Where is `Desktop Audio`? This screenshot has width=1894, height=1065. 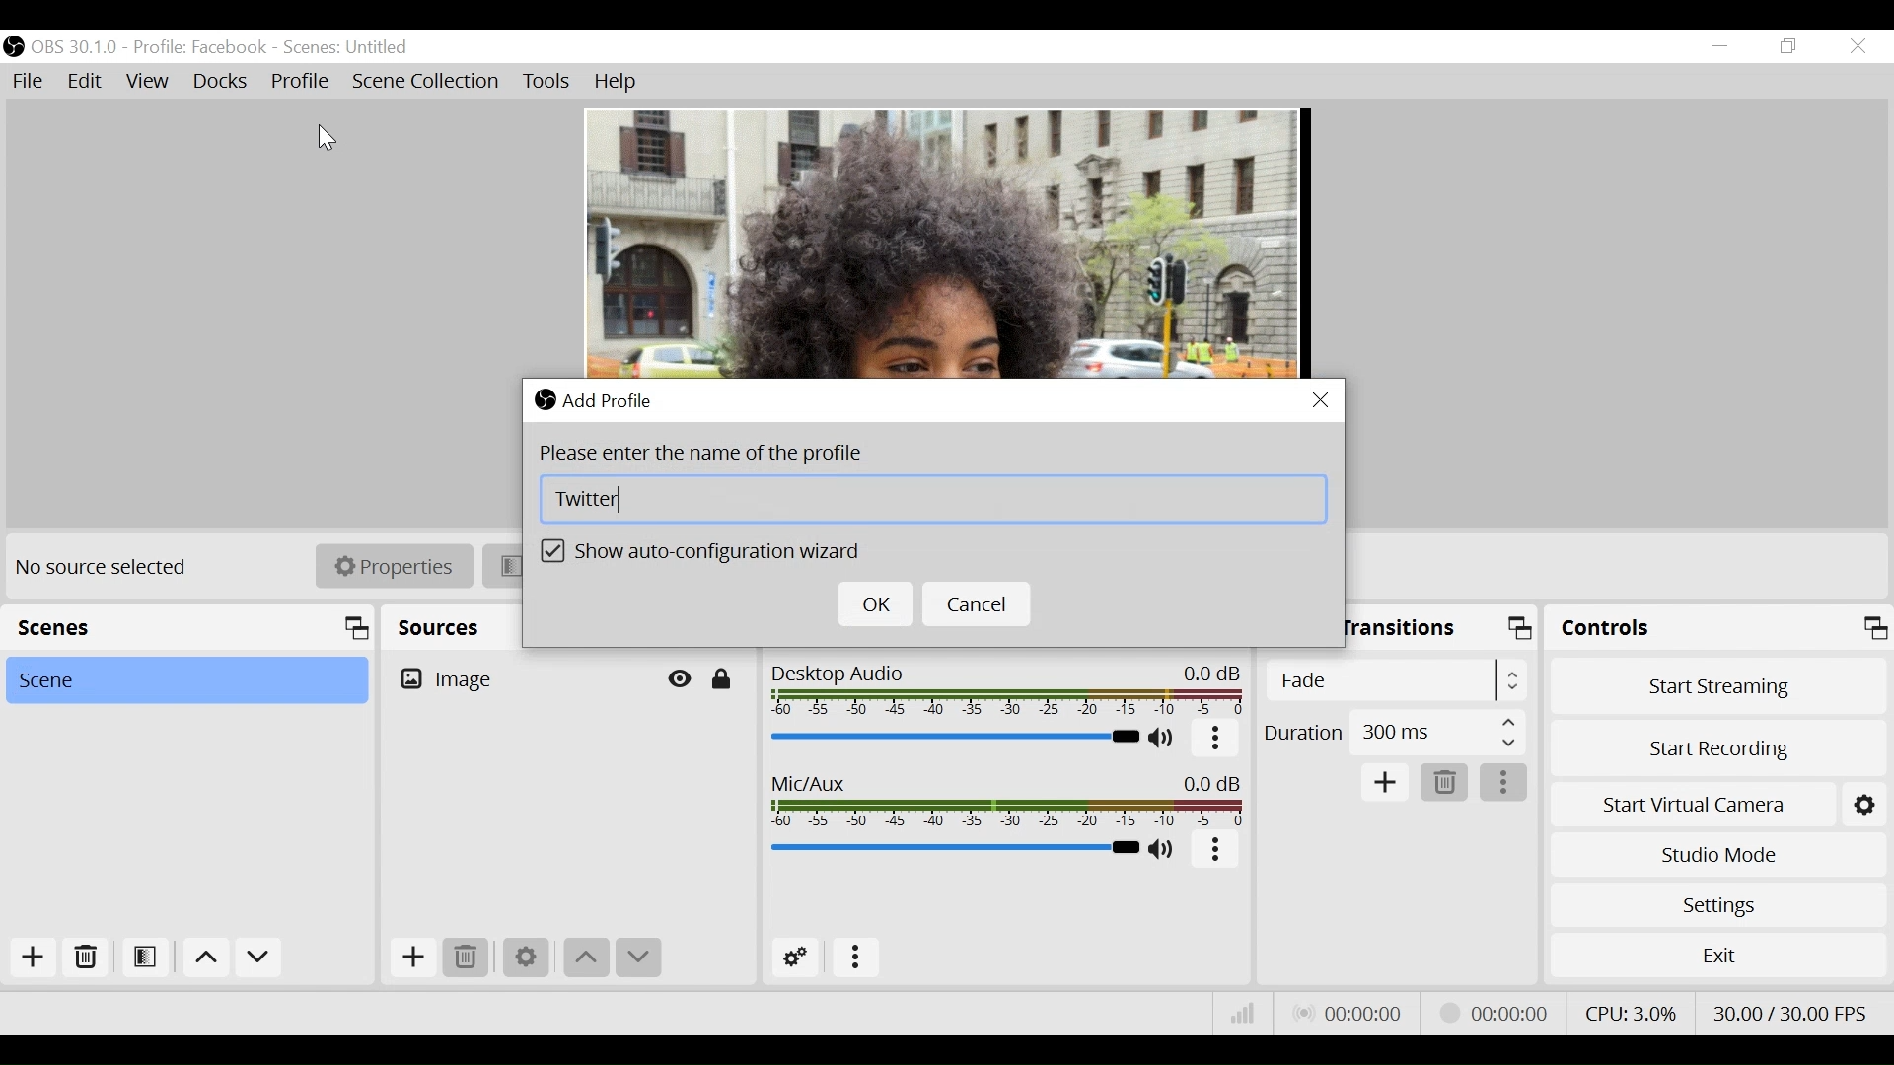 Desktop Audio is located at coordinates (1009, 692).